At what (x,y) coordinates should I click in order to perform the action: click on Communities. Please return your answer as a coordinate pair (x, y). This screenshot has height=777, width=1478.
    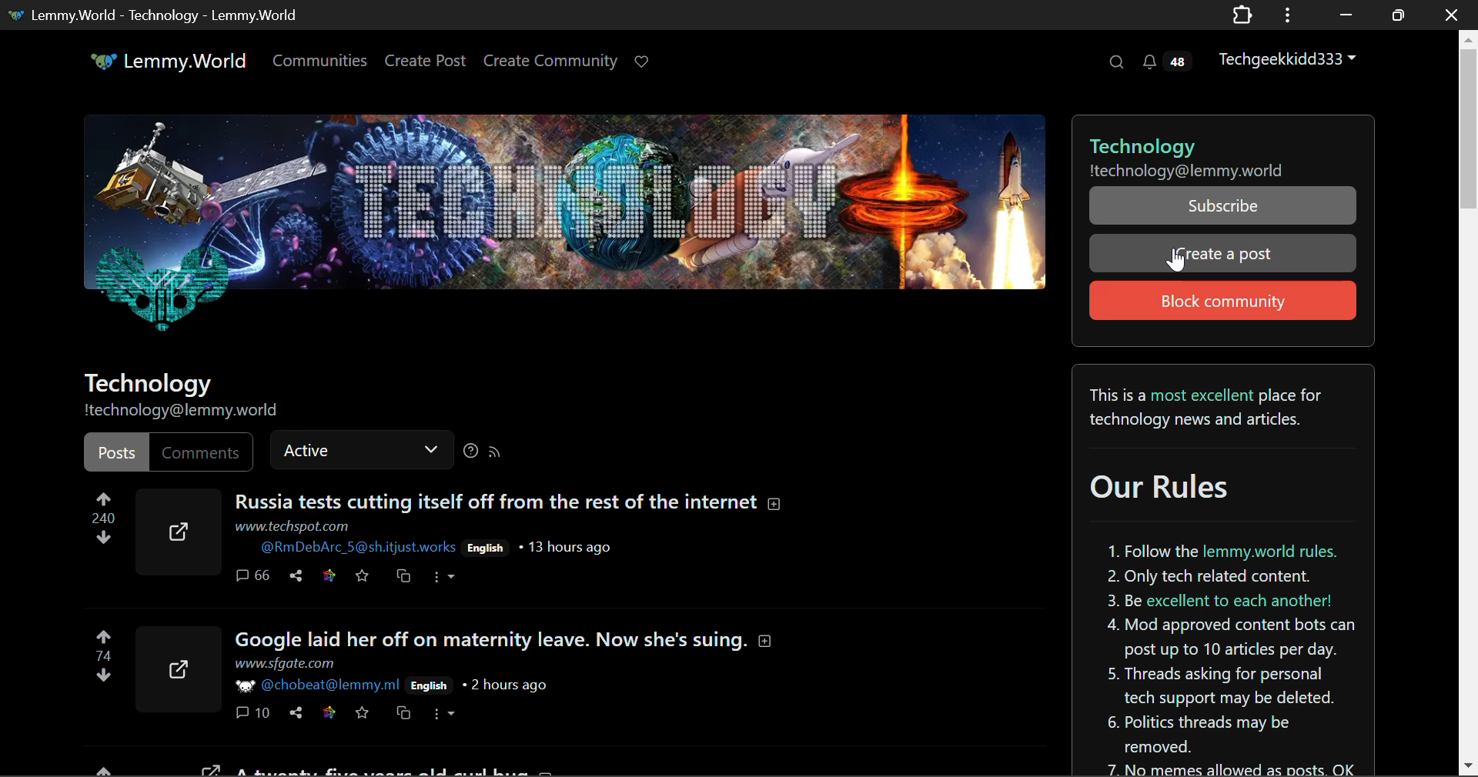
    Looking at the image, I should click on (320, 63).